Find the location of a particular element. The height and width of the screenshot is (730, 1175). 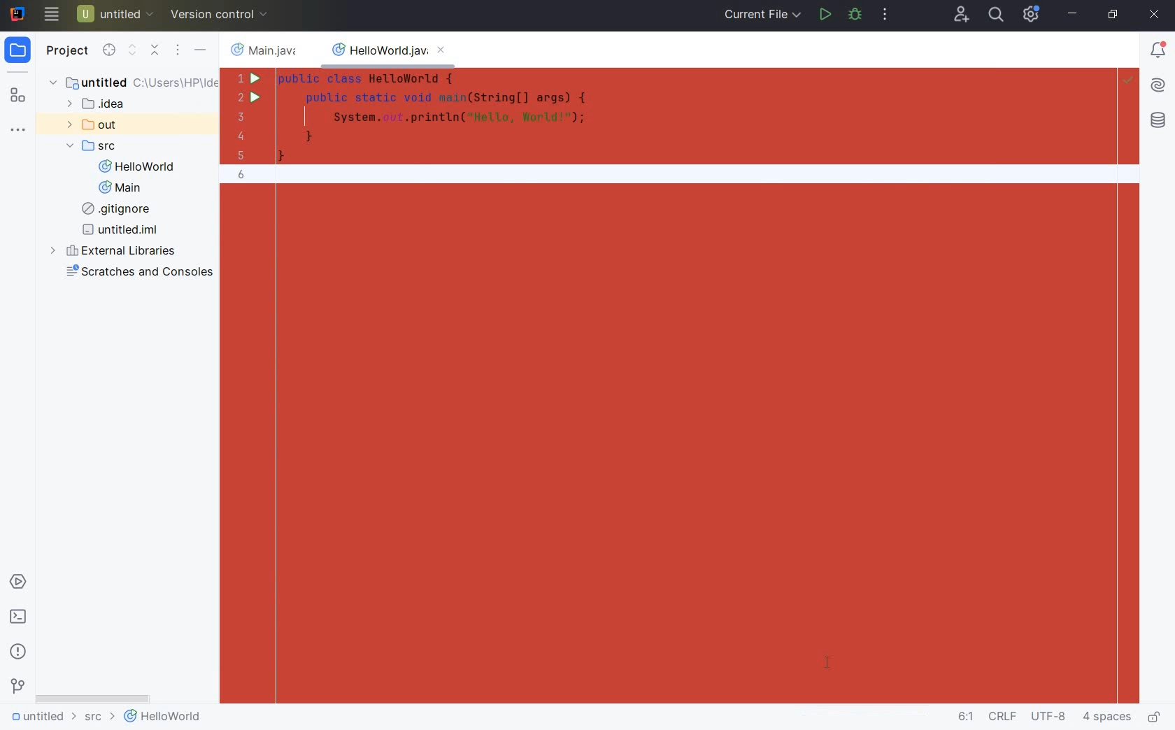

cursor is located at coordinates (52, 17).